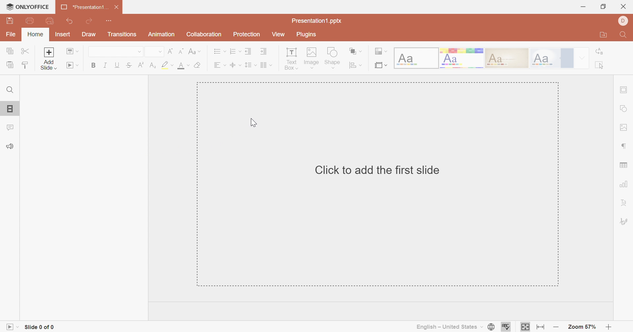 The width and height of the screenshot is (633, 332). What do you see at coordinates (10, 51) in the screenshot?
I see `Copy` at bounding box center [10, 51].